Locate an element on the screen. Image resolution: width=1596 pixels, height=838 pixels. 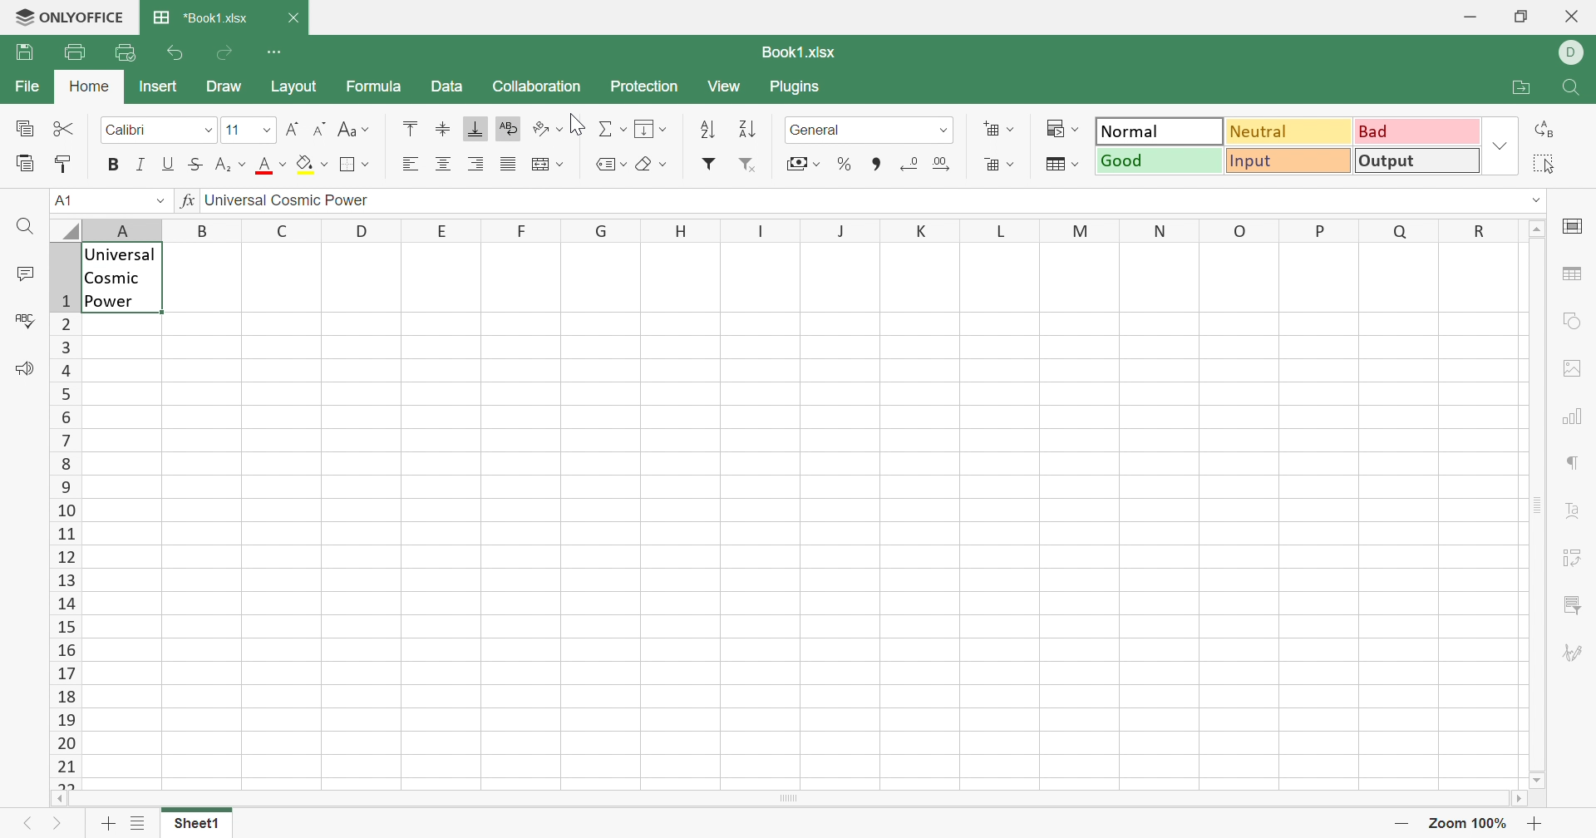
Select all is located at coordinates (1544, 164).